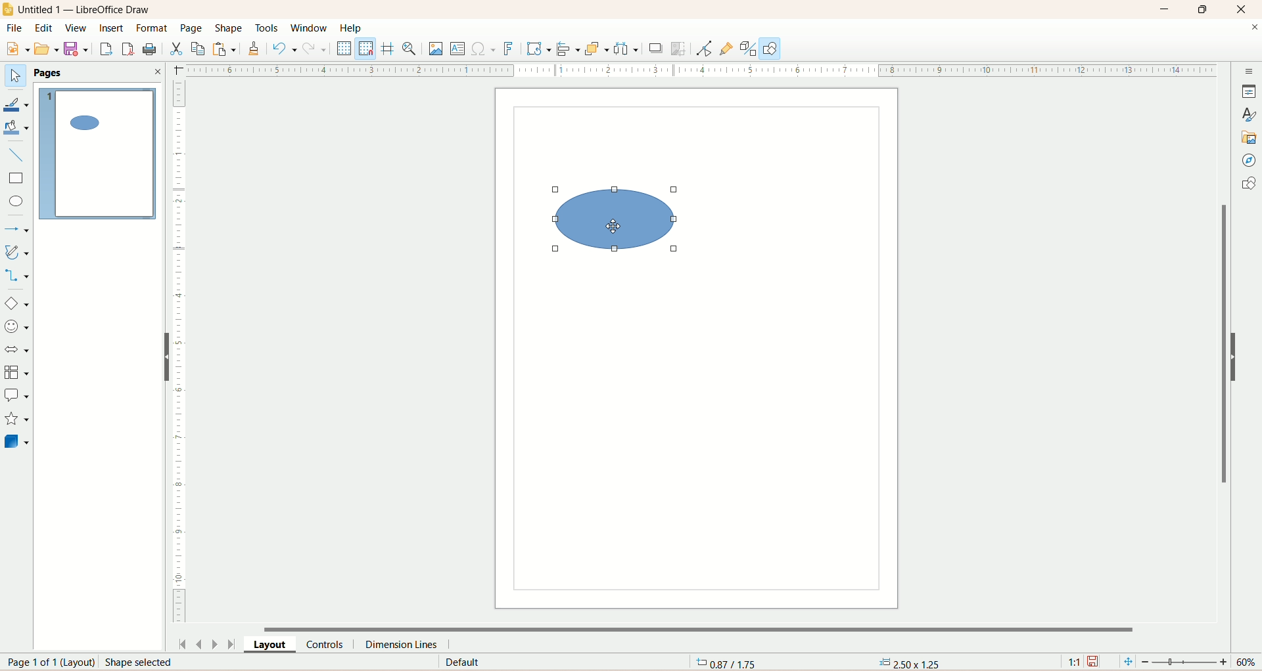 The height and width of the screenshot is (671, 1262). What do you see at coordinates (17, 28) in the screenshot?
I see `file` at bounding box center [17, 28].